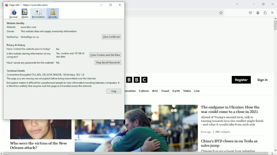 The image size is (277, 155). Describe the element at coordinates (165, 91) in the screenshot. I see `Travel` at that location.